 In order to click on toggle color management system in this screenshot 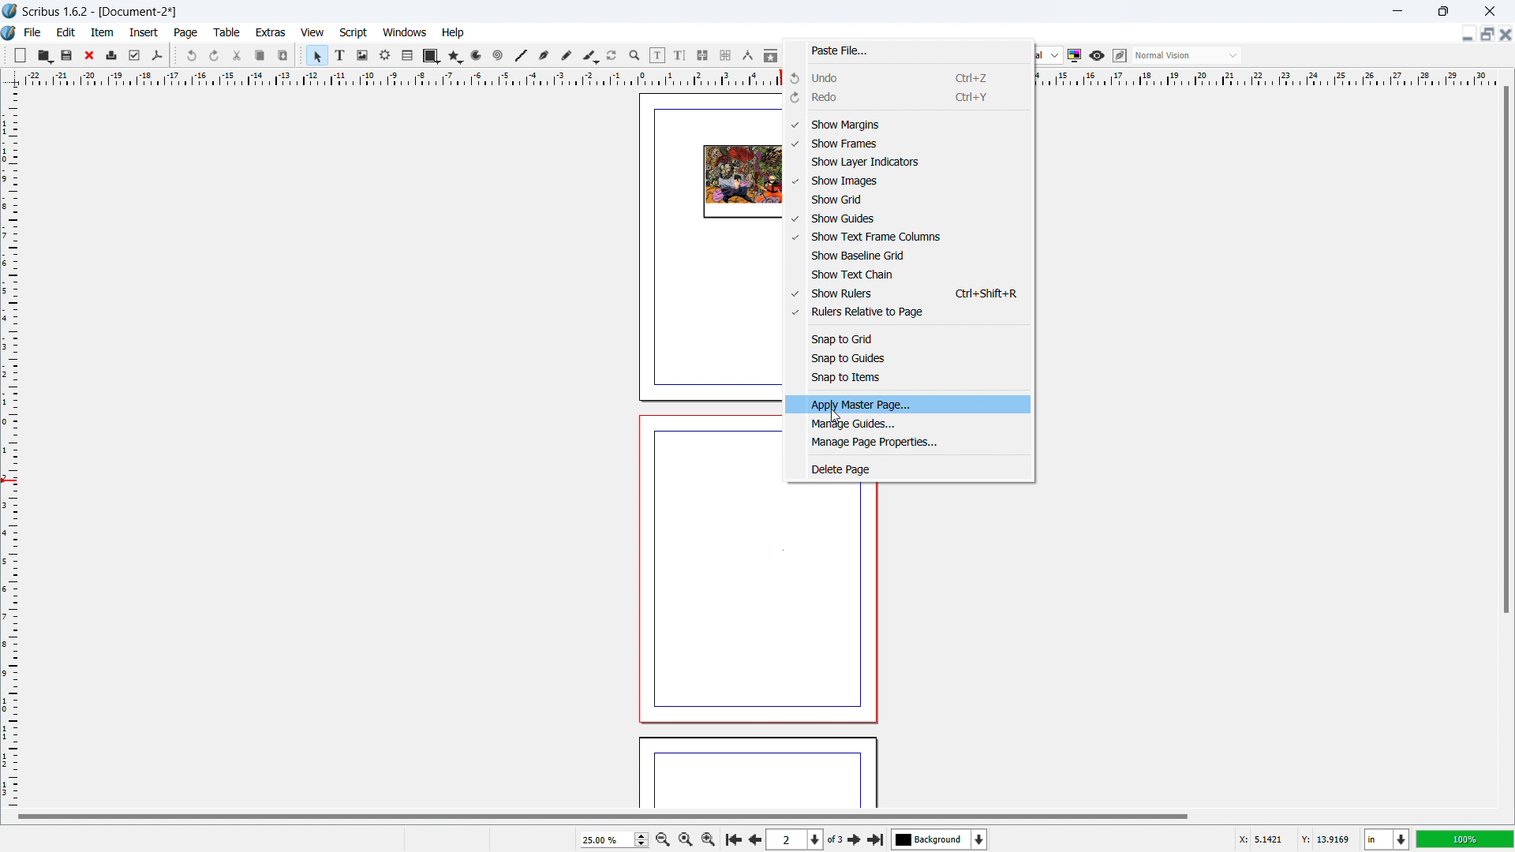, I will do `click(1075, 55)`.